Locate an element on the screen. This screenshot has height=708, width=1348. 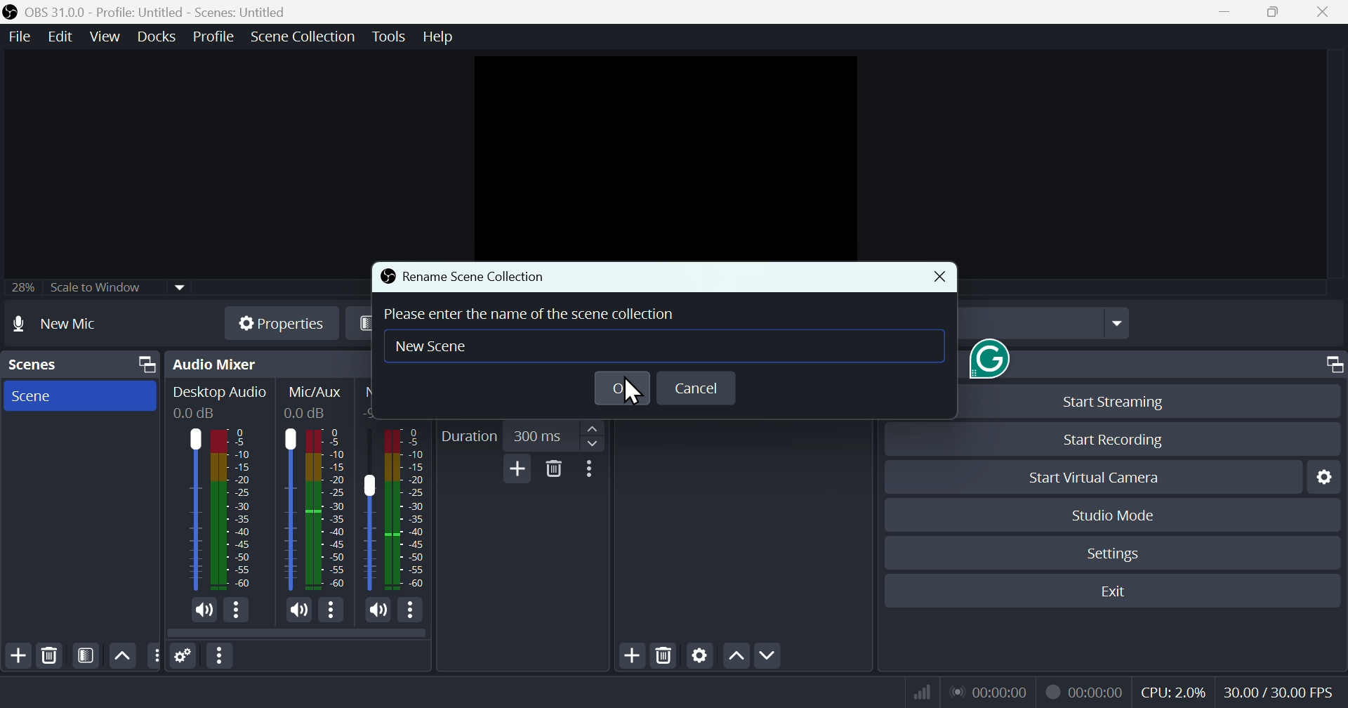
OBS 31 .0 .0 profile: untitled scenes: untitled is located at coordinates (176, 11).